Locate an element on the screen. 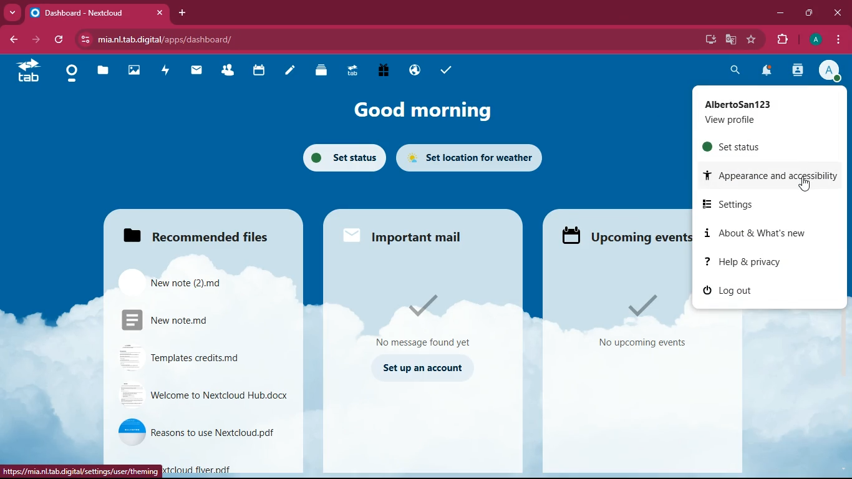 The width and height of the screenshot is (852, 479). calendar is located at coordinates (259, 71).